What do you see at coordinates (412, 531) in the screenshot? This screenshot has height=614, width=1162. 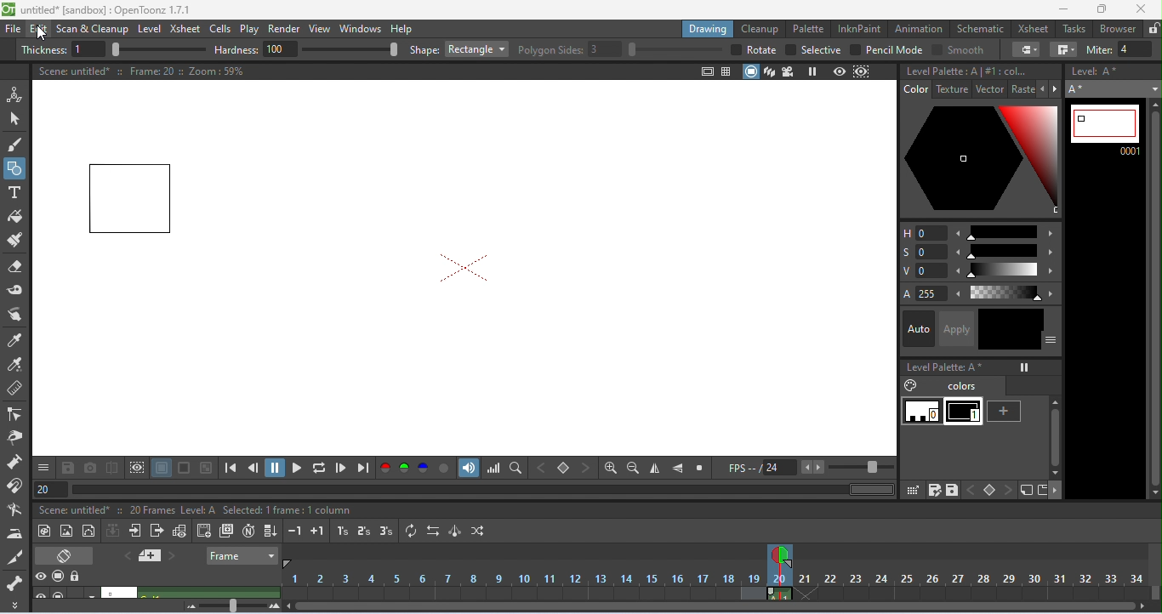 I see `repeat` at bounding box center [412, 531].